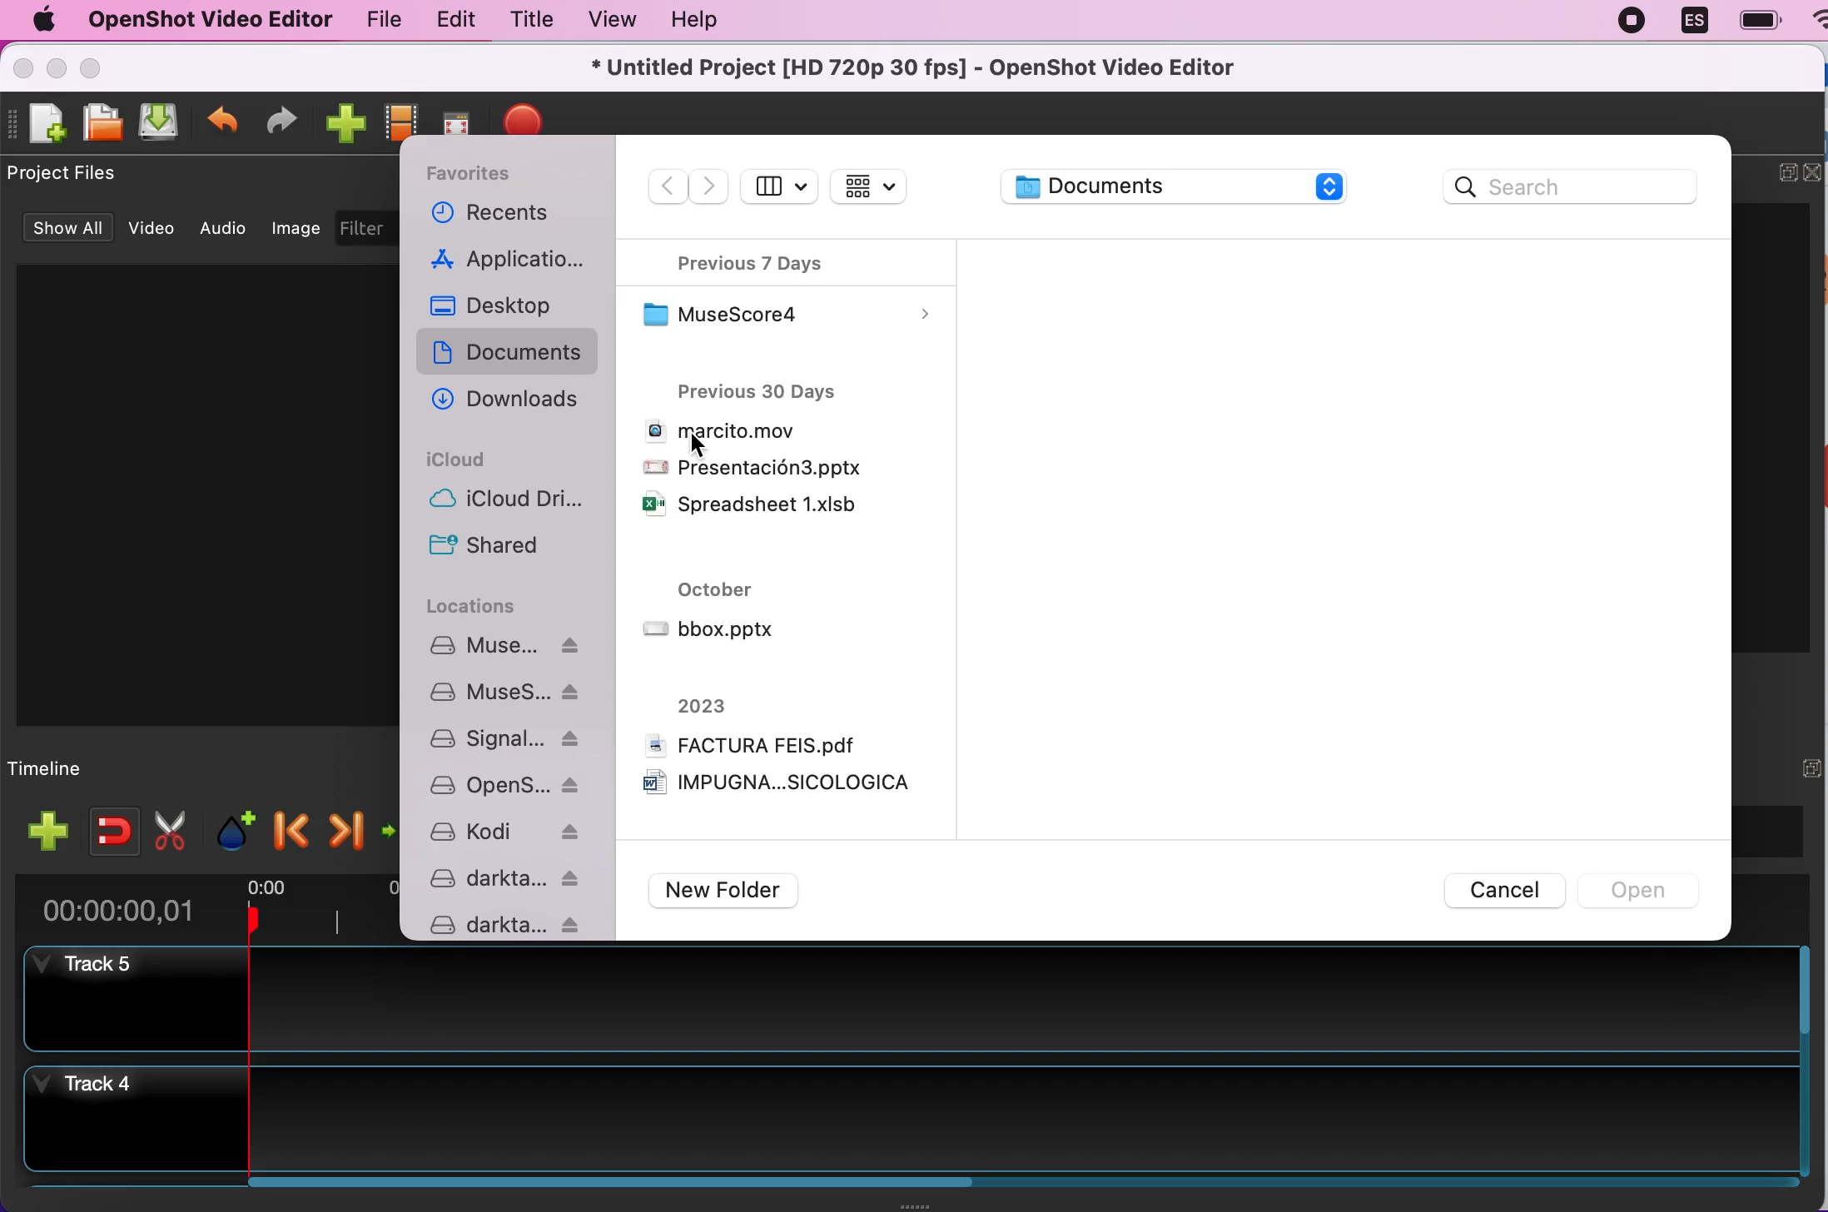  I want to click on wifi, so click(1813, 28).